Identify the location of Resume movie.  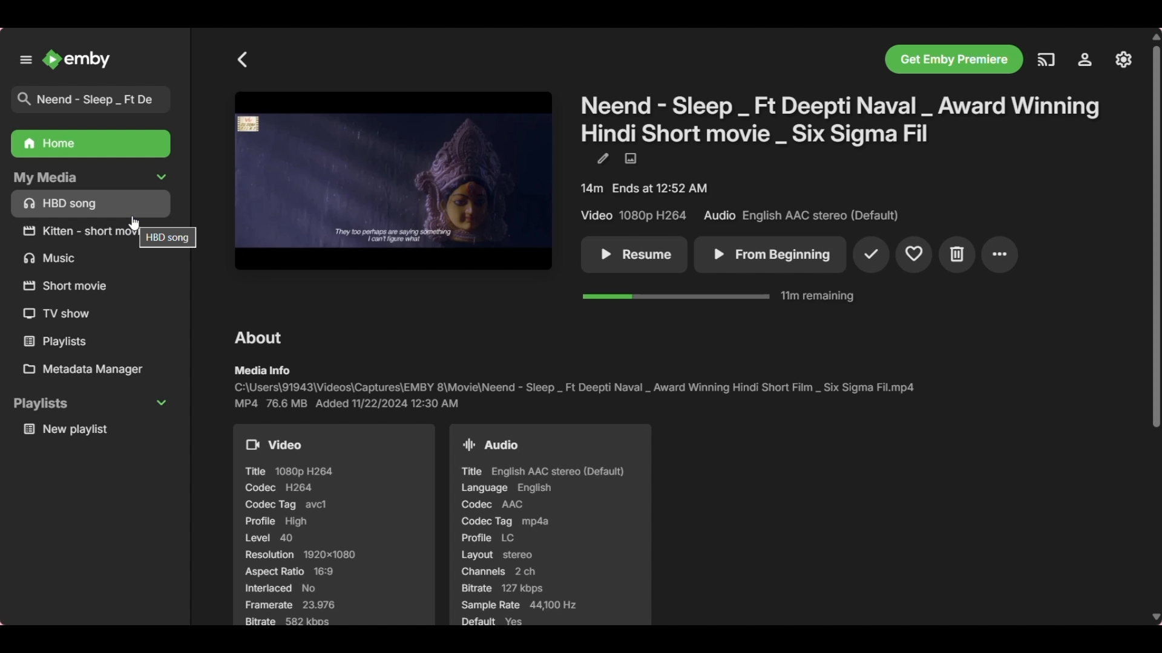
(634, 255).